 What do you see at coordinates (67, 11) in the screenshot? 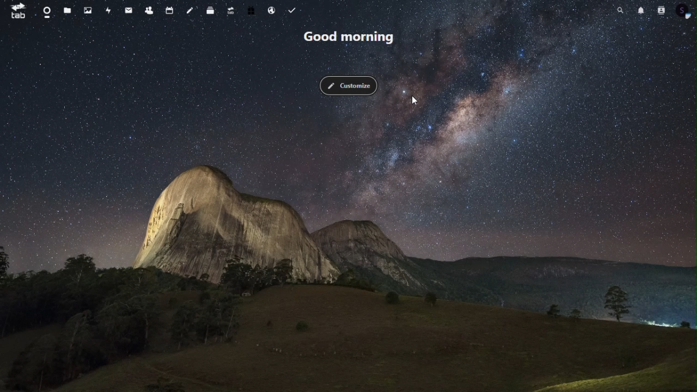
I see `files` at bounding box center [67, 11].